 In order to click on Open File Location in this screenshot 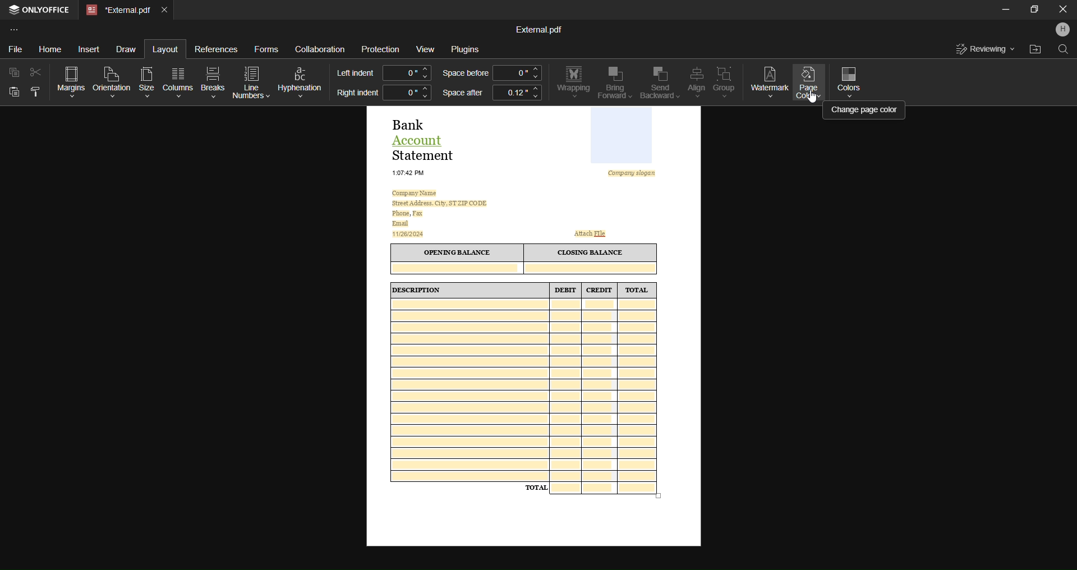, I will do `click(1033, 49)`.